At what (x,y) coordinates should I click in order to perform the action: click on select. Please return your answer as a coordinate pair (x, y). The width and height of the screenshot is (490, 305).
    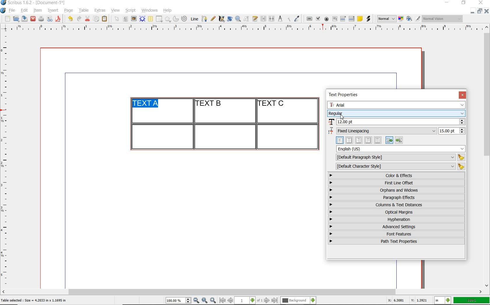
    Looking at the image, I should click on (117, 19).